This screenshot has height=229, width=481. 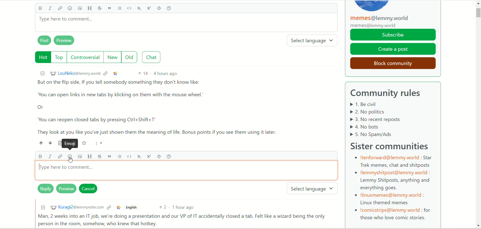 I want to click on Scroll bar down, so click(x=477, y=225).